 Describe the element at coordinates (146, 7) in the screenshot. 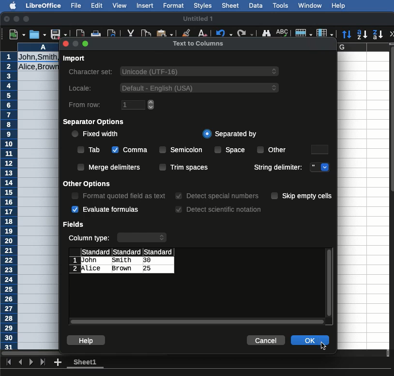

I see `Insert` at that location.